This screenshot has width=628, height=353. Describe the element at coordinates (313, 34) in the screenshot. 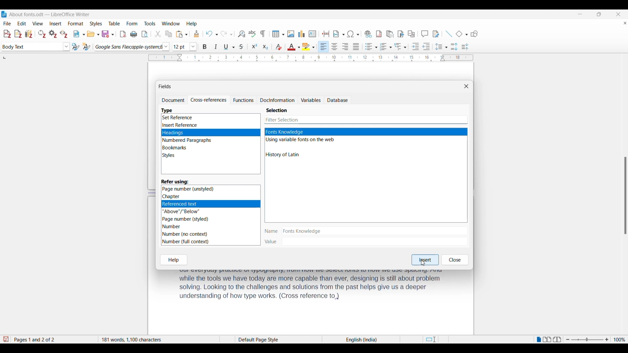

I see `Insert text box` at that location.